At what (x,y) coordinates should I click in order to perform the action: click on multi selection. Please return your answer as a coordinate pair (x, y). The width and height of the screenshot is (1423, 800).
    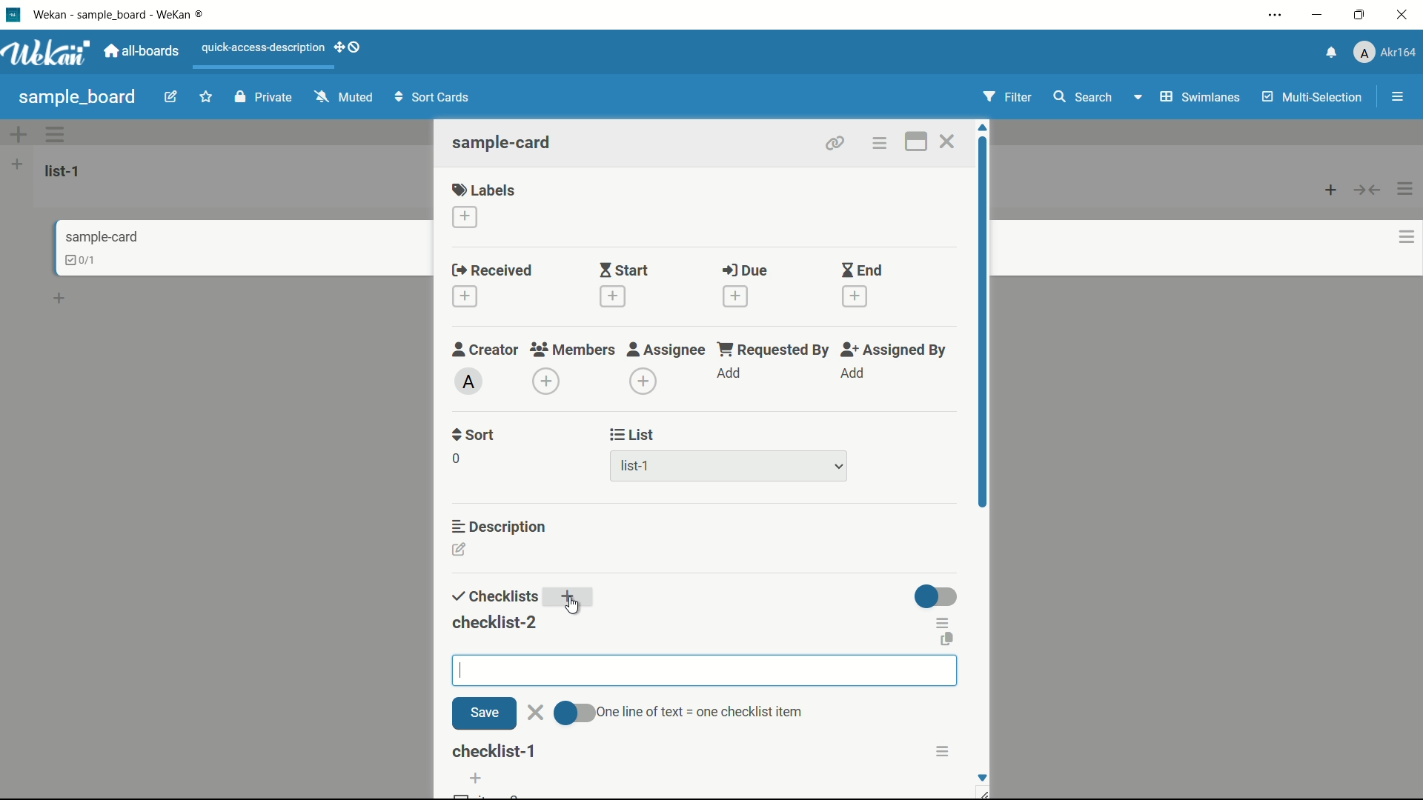
    Looking at the image, I should click on (1314, 99).